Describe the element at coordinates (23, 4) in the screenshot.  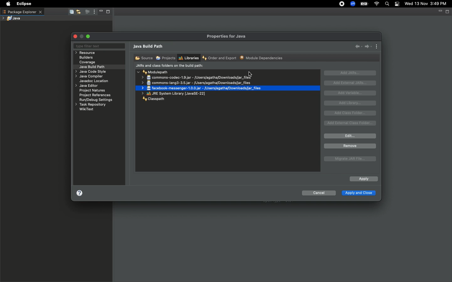
I see `Eclipse` at that location.